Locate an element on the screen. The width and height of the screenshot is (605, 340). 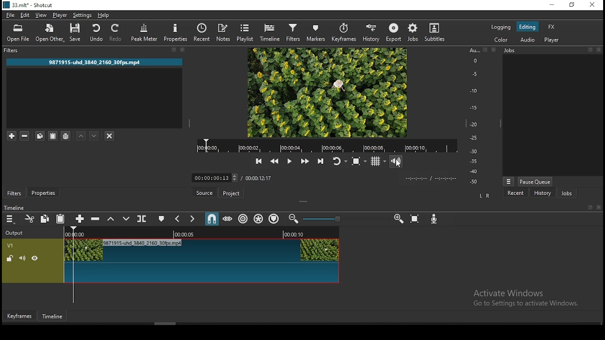
view more is located at coordinates (509, 180).